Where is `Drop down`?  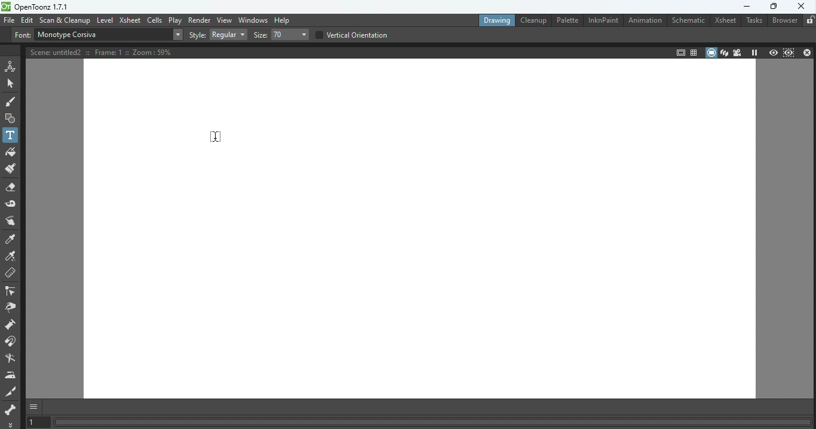
Drop down is located at coordinates (176, 34).